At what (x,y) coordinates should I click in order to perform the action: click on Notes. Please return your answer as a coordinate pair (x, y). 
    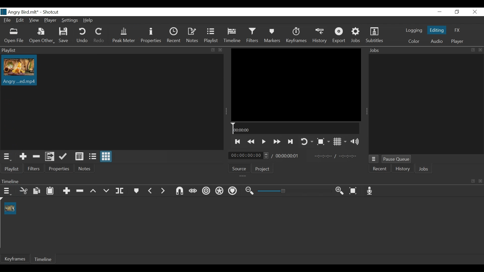
    Looking at the image, I should click on (192, 36).